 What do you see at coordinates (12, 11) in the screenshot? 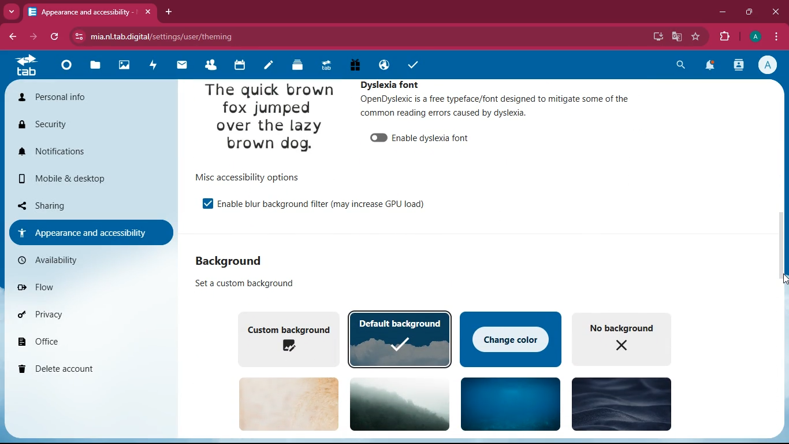
I see `more` at bounding box center [12, 11].